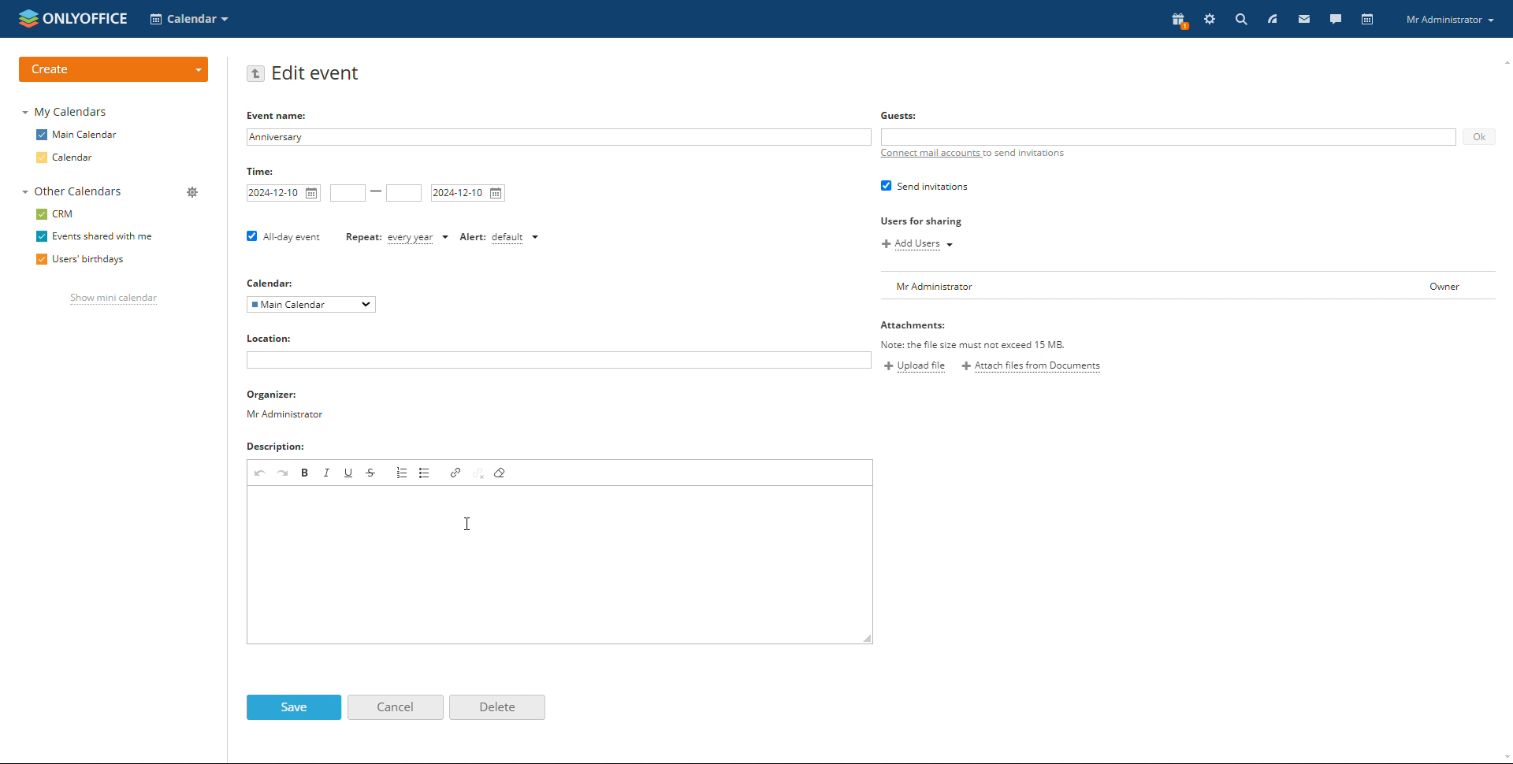 Image resolution: width=1513 pixels, height=764 pixels. Describe the element at coordinates (426, 472) in the screenshot. I see `insert/remove bulleted list` at that location.